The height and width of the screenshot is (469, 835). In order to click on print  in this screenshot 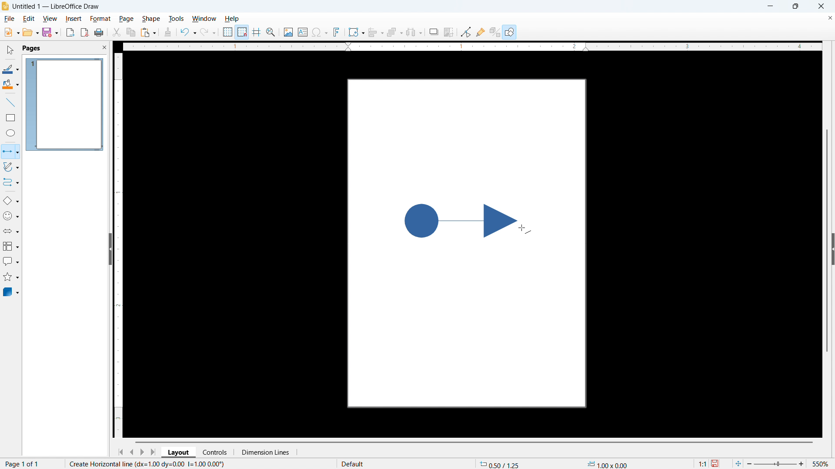, I will do `click(99, 32)`.